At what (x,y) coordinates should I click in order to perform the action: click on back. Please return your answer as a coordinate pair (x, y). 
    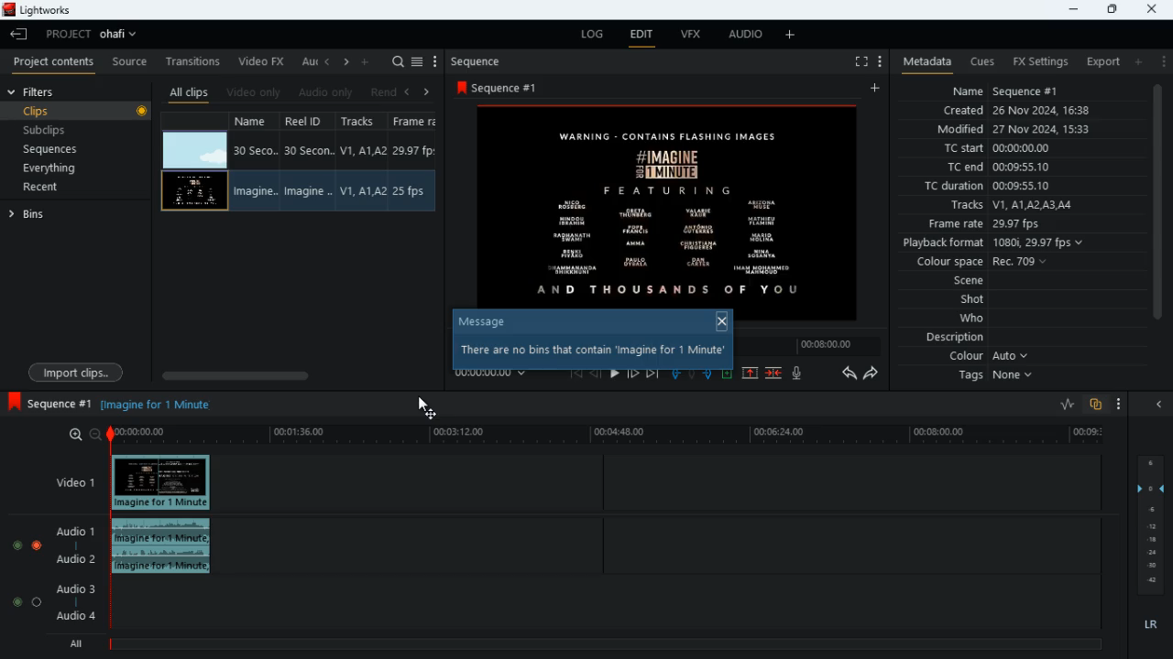
    Looking at the image, I should click on (597, 373).